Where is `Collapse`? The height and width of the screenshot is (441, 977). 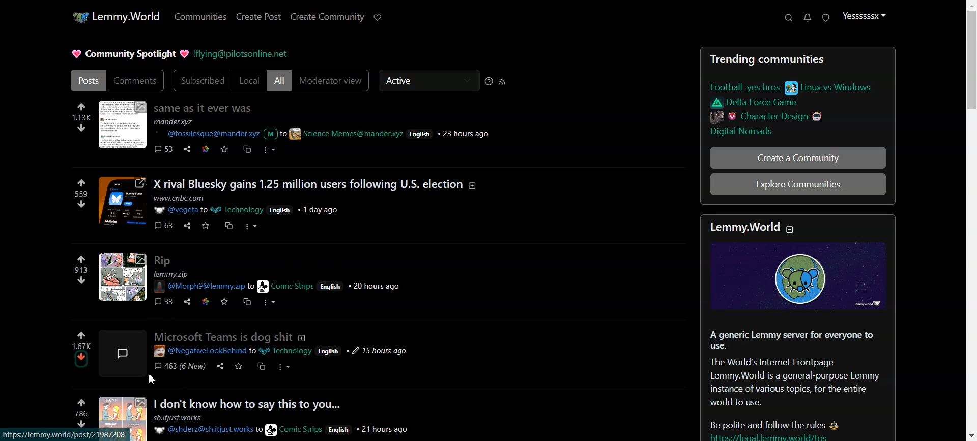 Collapse is located at coordinates (790, 229).